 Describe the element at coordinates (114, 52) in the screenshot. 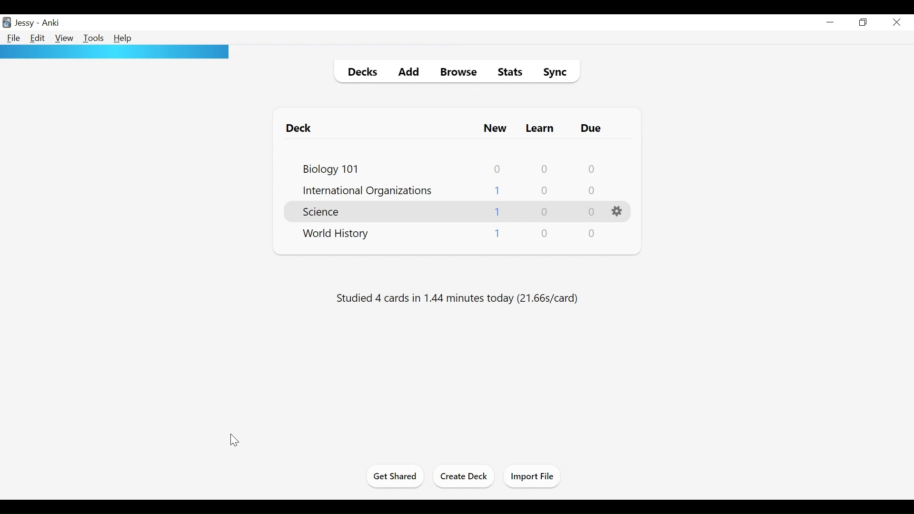

I see `Progress bar` at that location.